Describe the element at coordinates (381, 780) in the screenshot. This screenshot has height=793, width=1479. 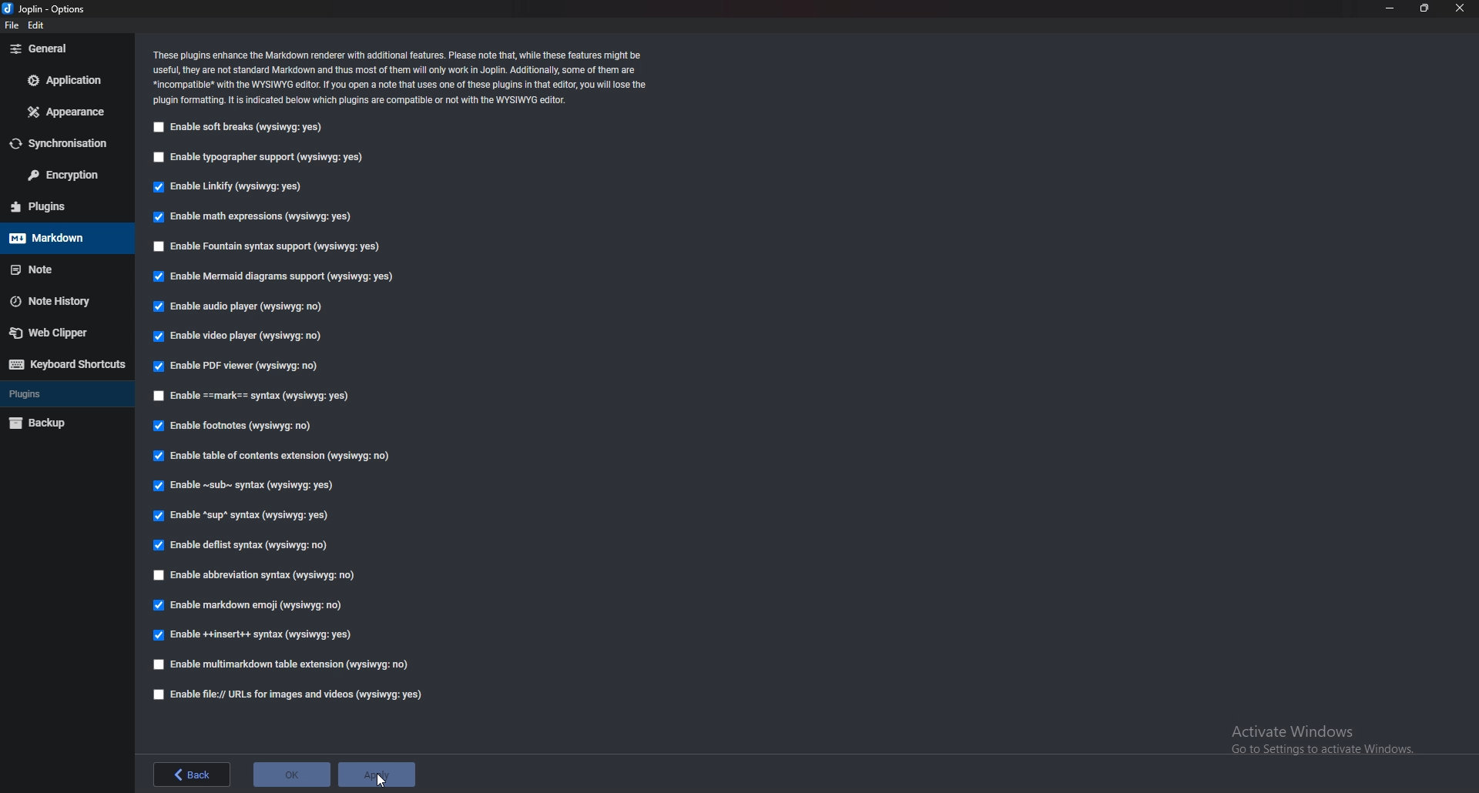
I see `cursor` at that location.